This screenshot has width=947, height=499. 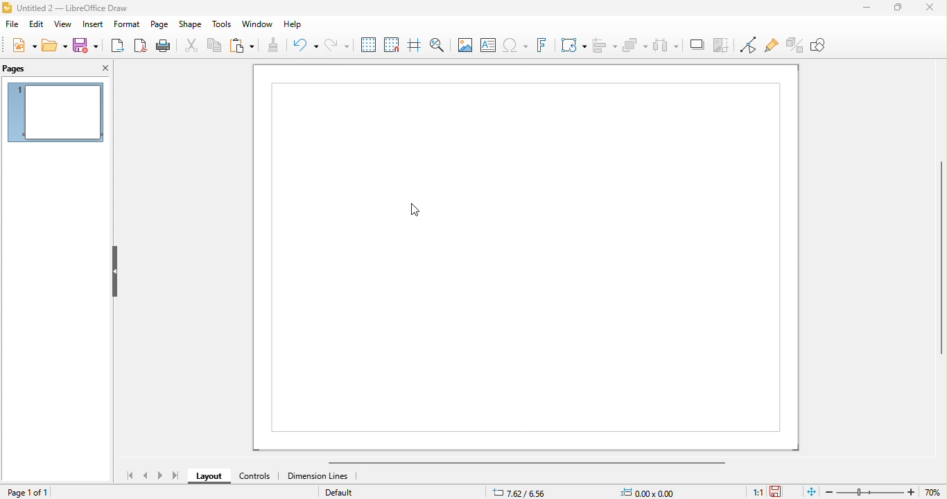 I want to click on snap to grid, so click(x=391, y=44).